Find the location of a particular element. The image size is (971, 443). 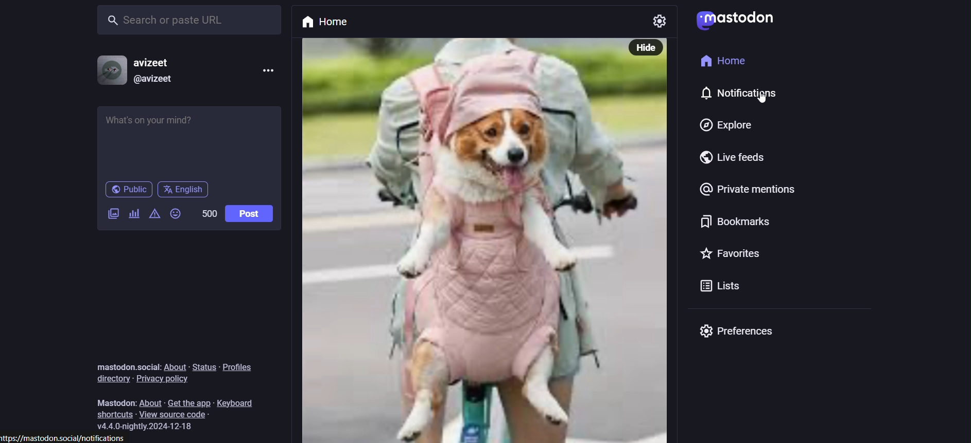

post with picture is located at coordinates (457, 240).